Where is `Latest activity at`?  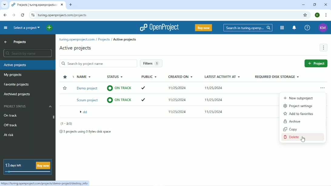 Latest activity at is located at coordinates (222, 77).